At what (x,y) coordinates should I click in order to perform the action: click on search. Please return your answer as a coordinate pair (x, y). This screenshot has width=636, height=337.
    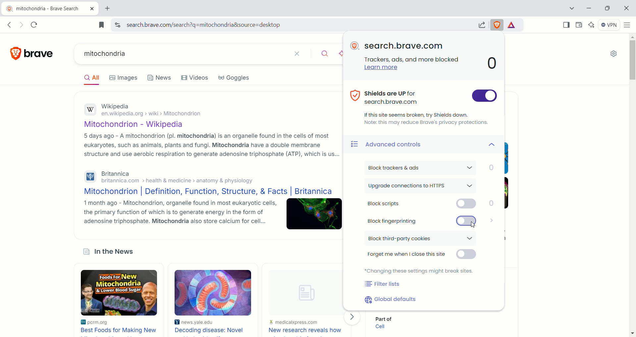
    Looking at the image, I should click on (321, 53).